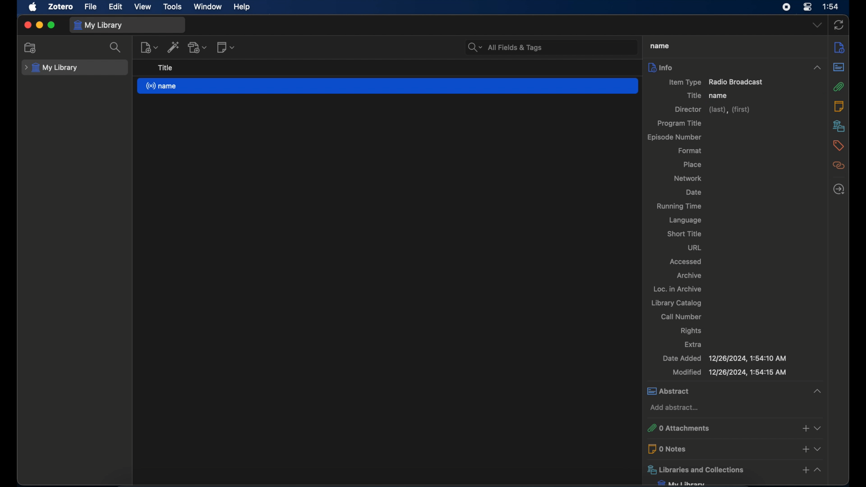 The image size is (866, 487). I want to click on running time, so click(679, 207).